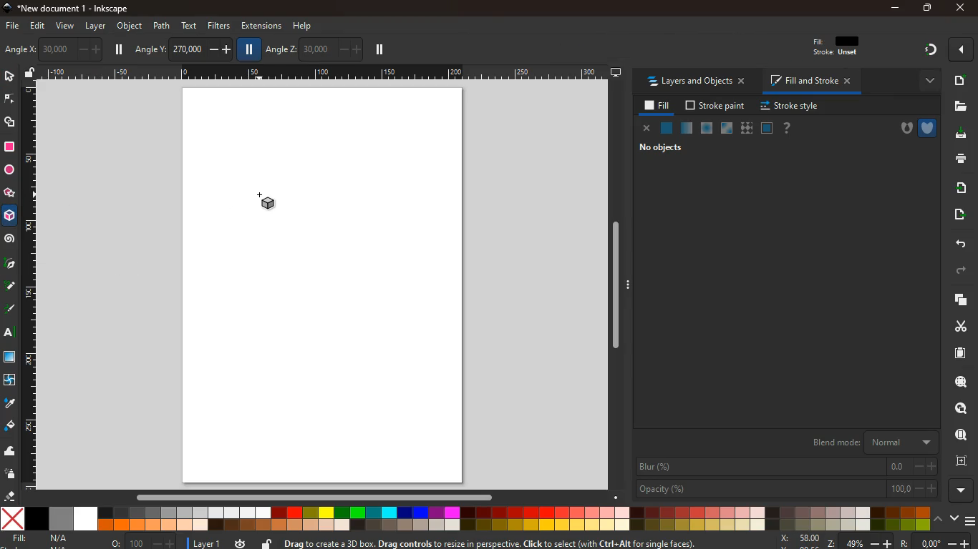 The height and width of the screenshot is (549, 978). What do you see at coordinates (10, 194) in the screenshot?
I see `star` at bounding box center [10, 194].